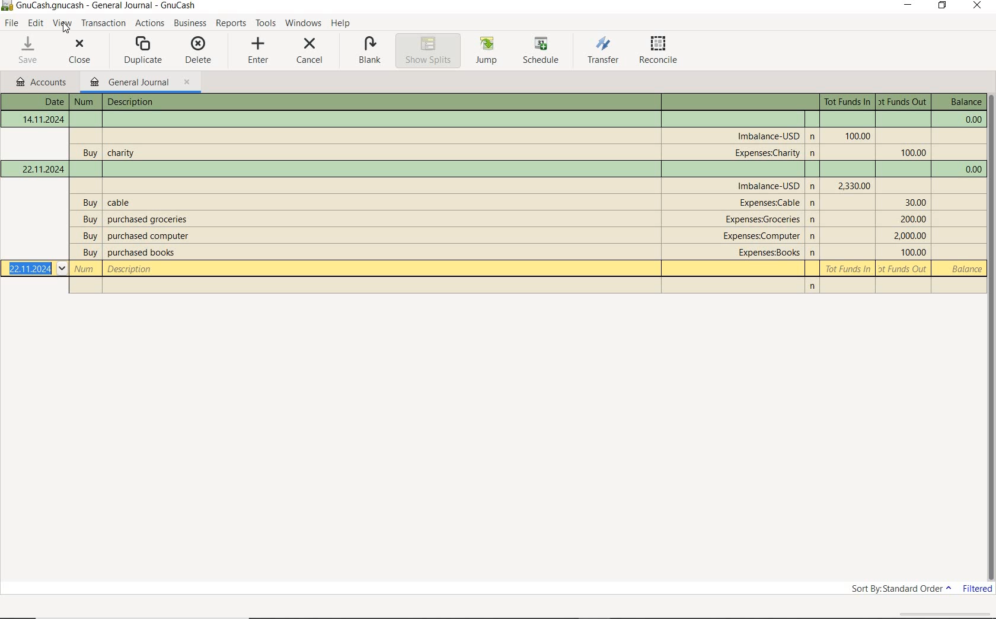 This screenshot has width=996, height=619. What do you see at coordinates (266, 24) in the screenshot?
I see `TOOLS` at bounding box center [266, 24].